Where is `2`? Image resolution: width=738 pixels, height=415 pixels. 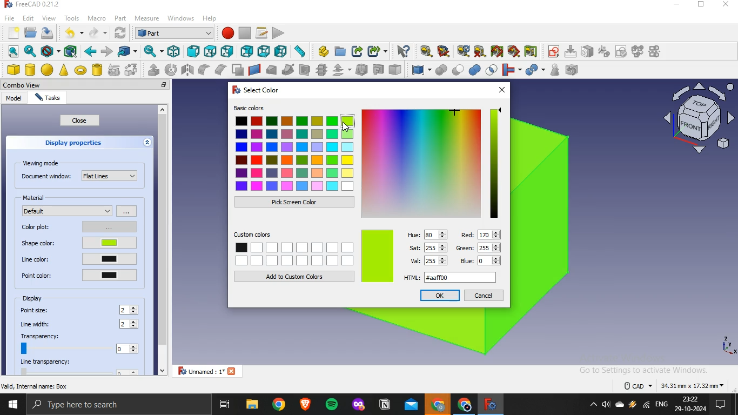
2 is located at coordinates (130, 324).